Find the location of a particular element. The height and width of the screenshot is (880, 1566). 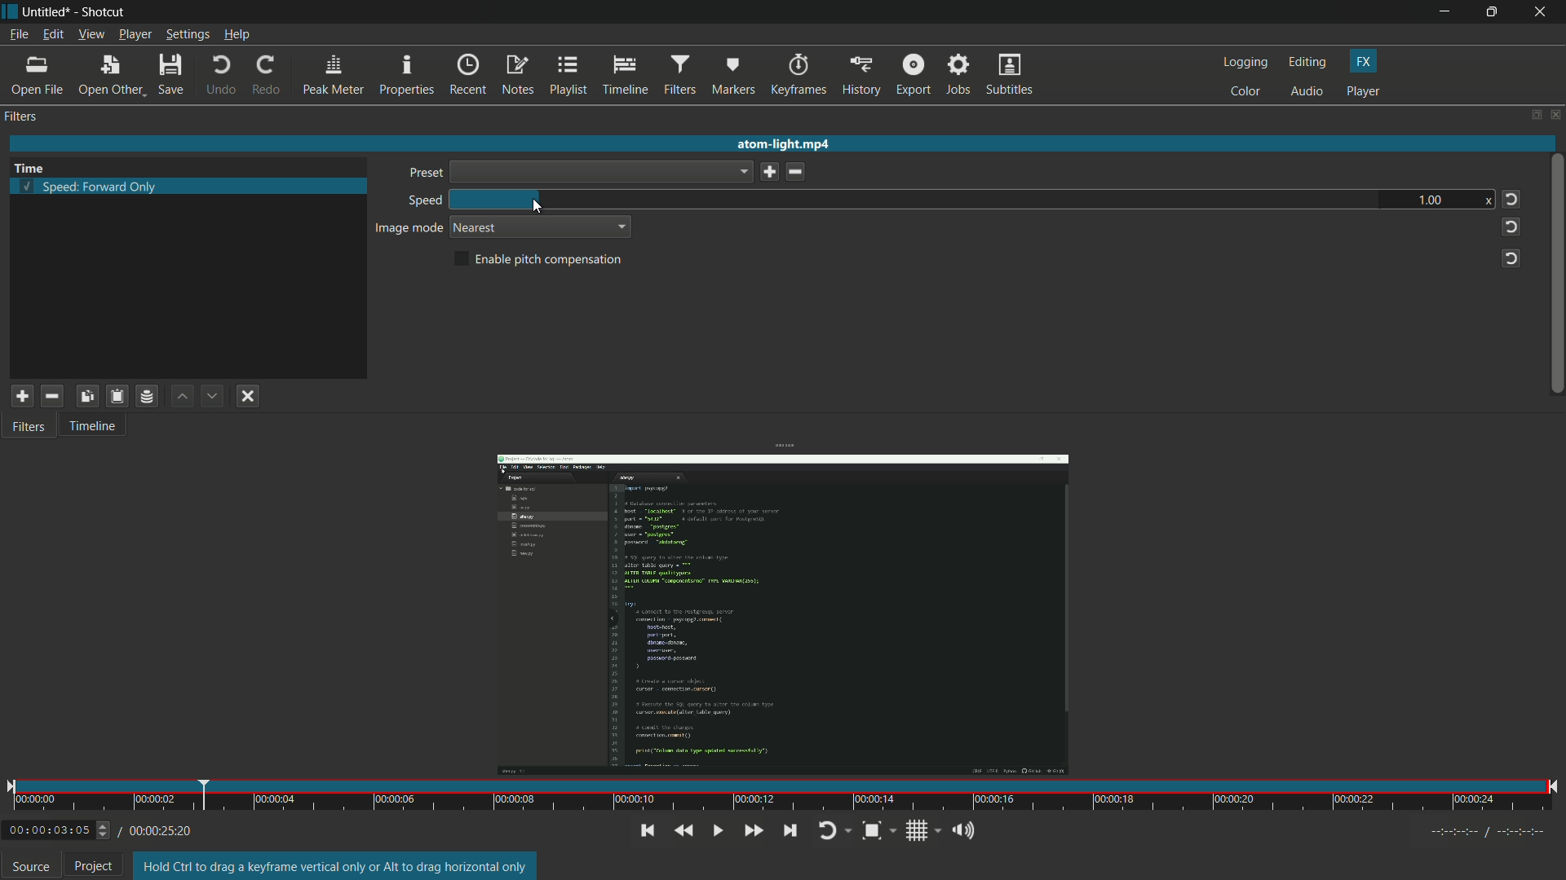

cursor is located at coordinates (537, 205).